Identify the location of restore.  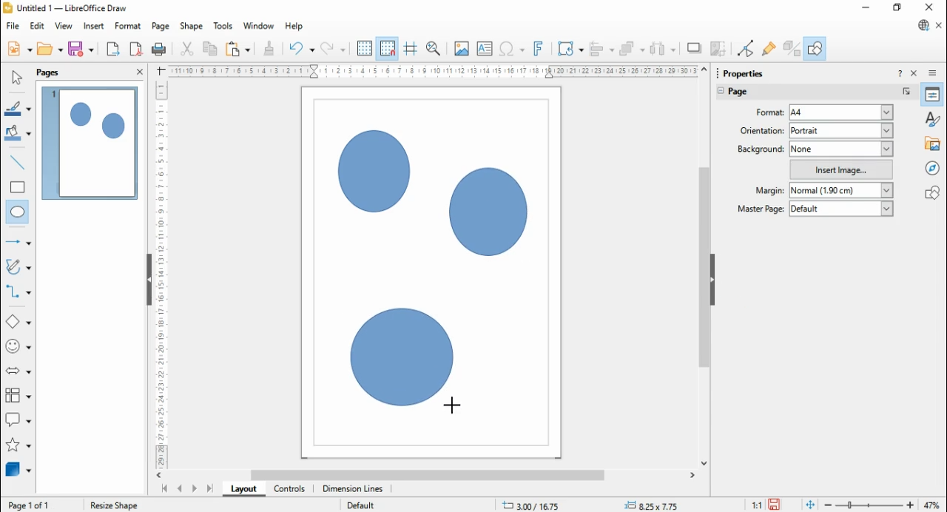
(898, 8).